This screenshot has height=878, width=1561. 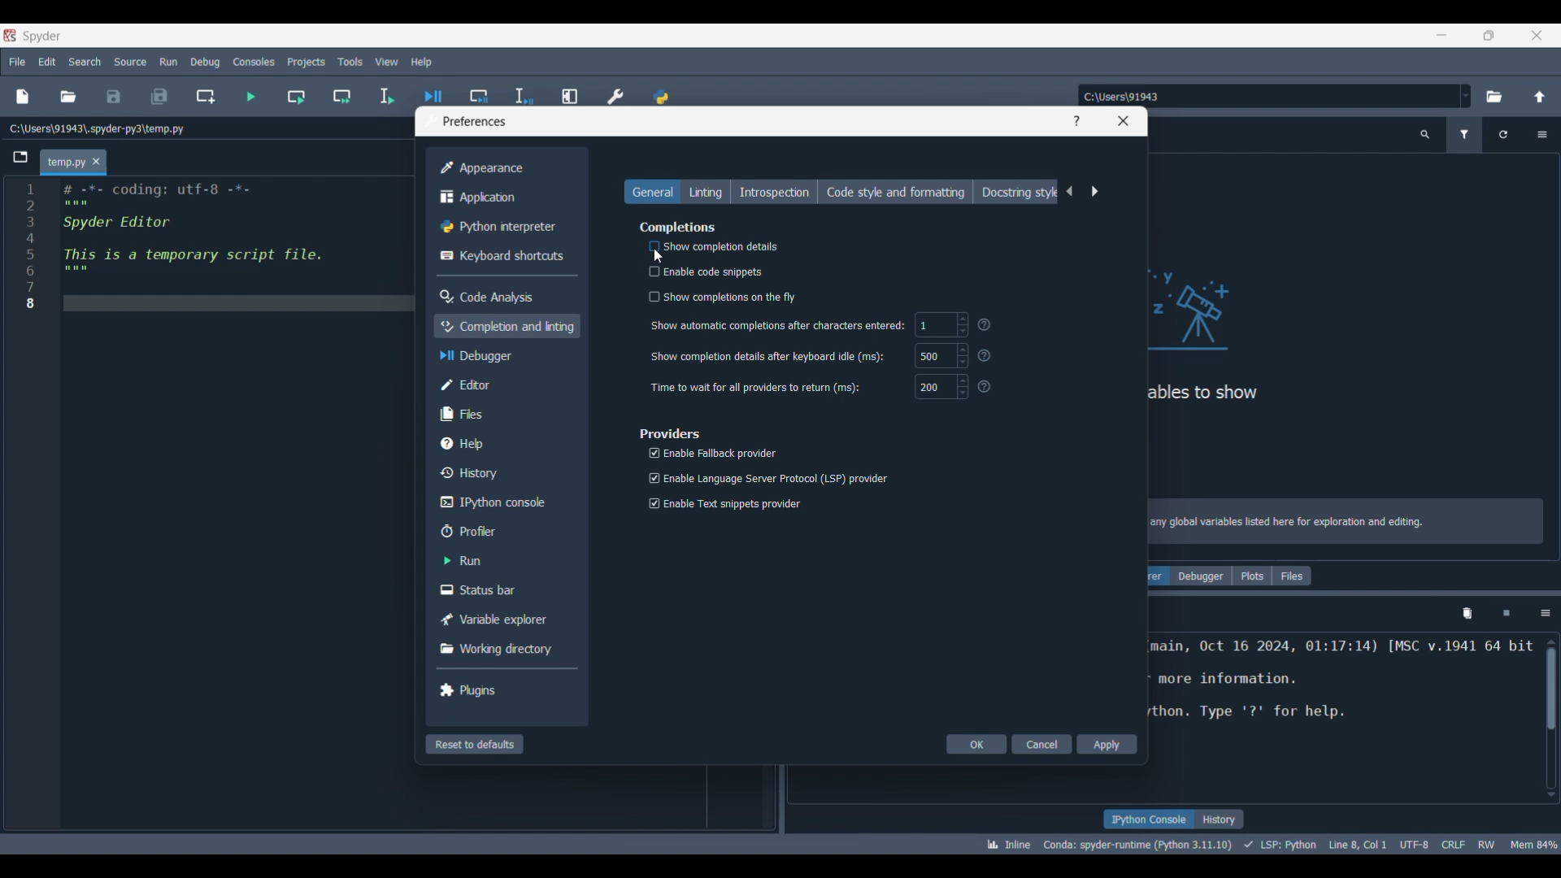 I want to click on File location, so click(x=96, y=128).